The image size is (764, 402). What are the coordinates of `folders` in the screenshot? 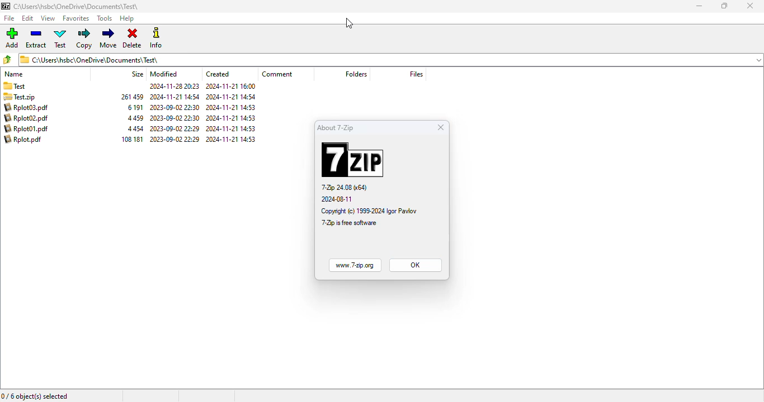 It's located at (355, 74).